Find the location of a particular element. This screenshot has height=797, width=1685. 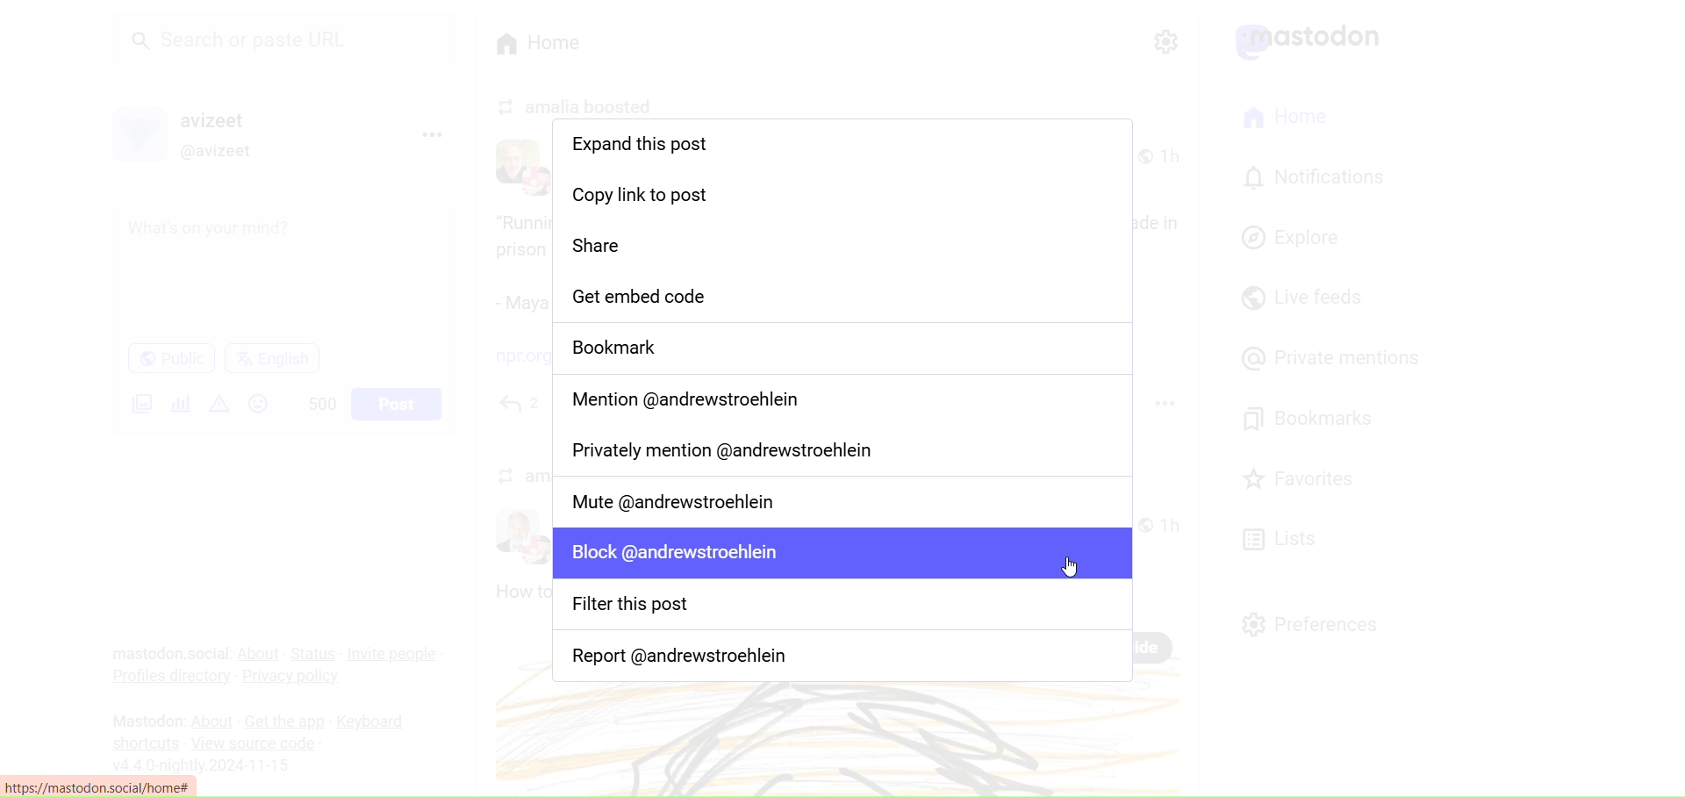

Mention user is located at coordinates (847, 398).